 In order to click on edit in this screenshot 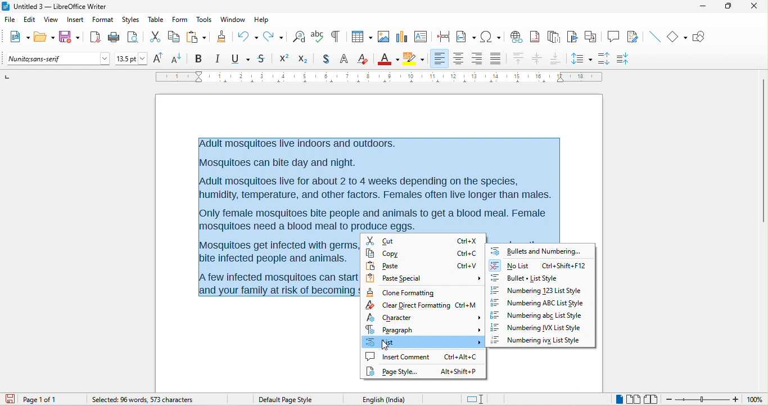, I will do `click(30, 20)`.